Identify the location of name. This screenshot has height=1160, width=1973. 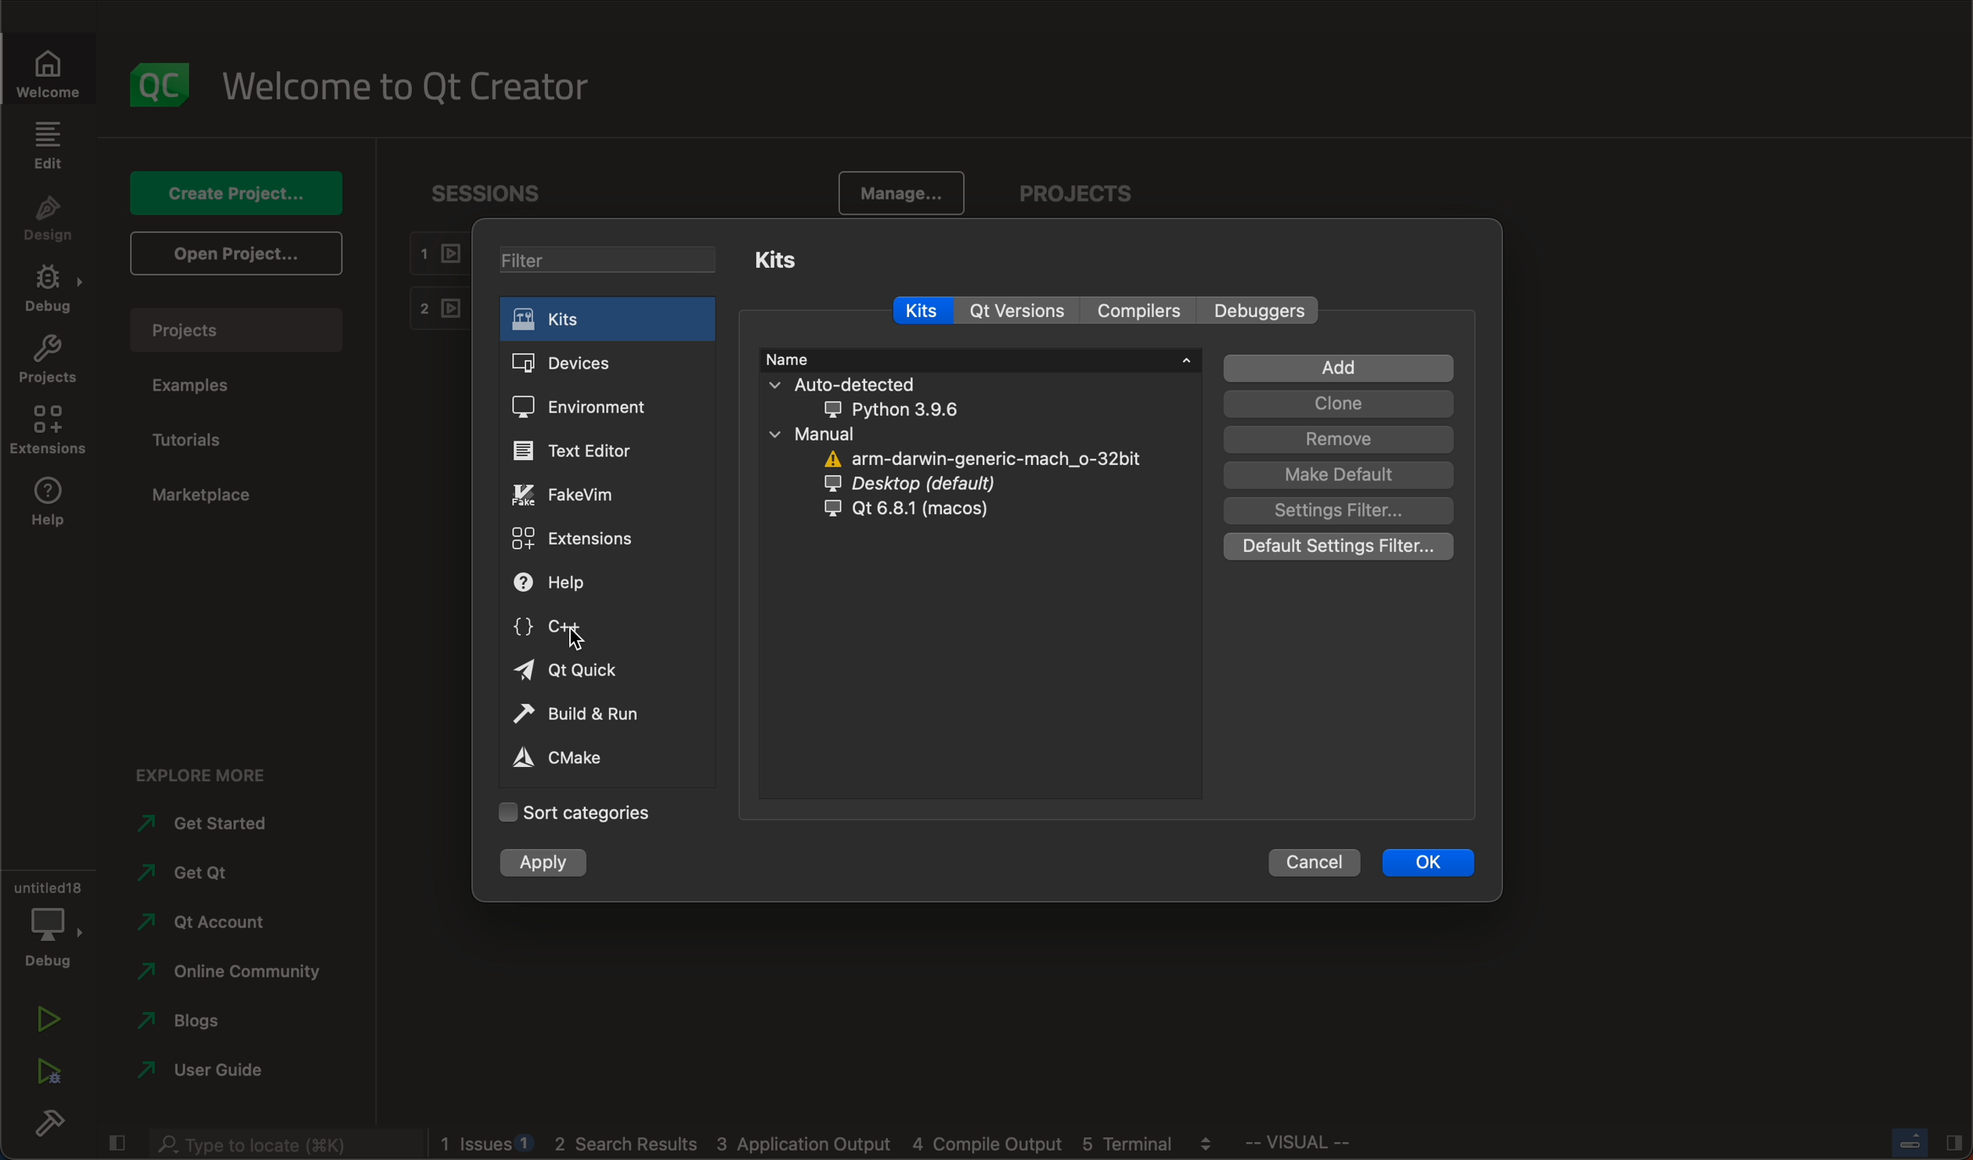
(979, 357).